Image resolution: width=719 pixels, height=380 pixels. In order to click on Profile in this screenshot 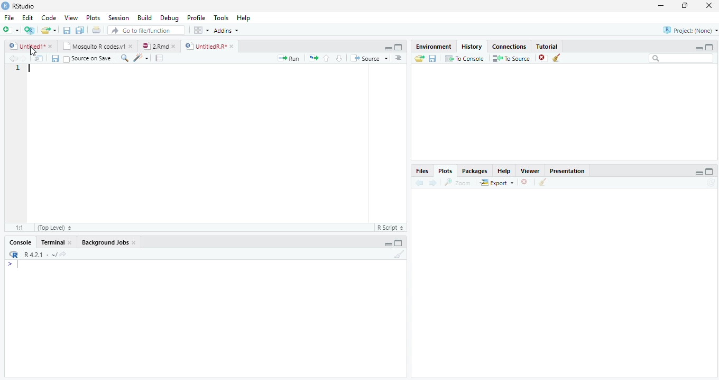, I will do `click(196, 18)`.